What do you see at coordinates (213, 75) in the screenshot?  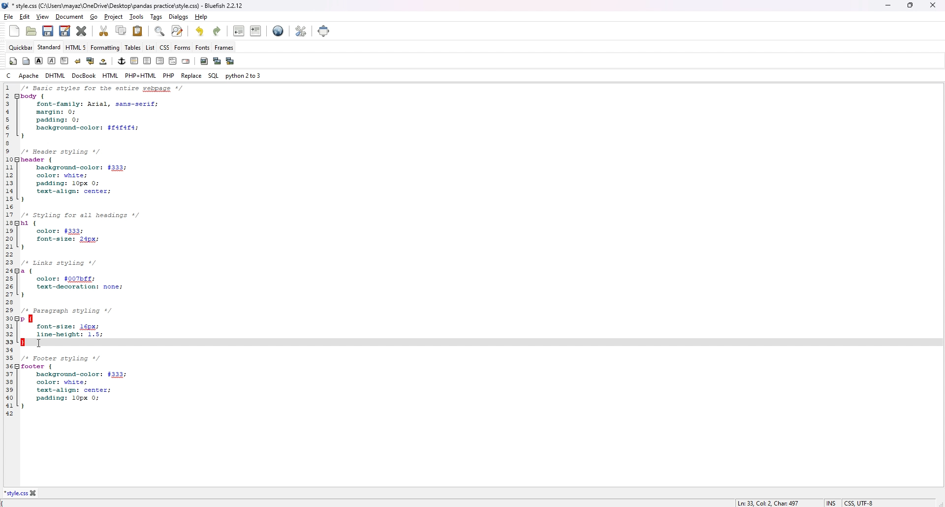 I see `sql` at bounding box center [213, 75].